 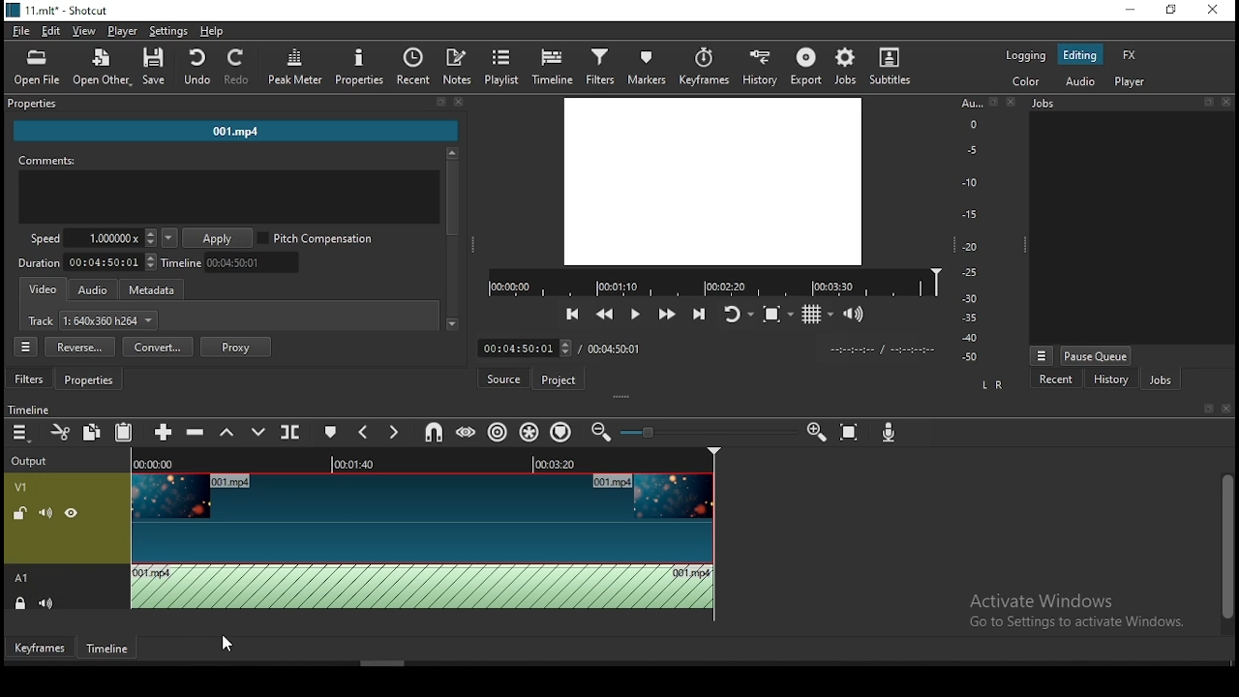 I want to click on audio, so click(x=92, y=290).